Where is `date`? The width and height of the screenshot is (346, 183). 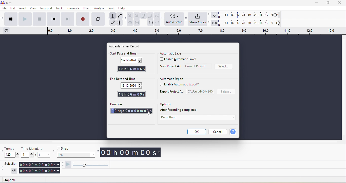 date is located at coordinates (132, 86).